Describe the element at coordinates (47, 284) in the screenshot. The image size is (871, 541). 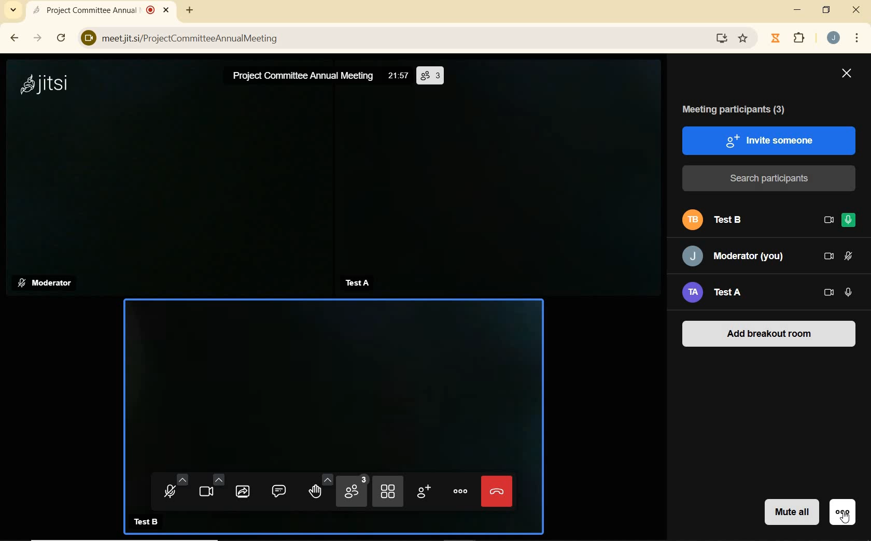
I see `moderator` at that location.